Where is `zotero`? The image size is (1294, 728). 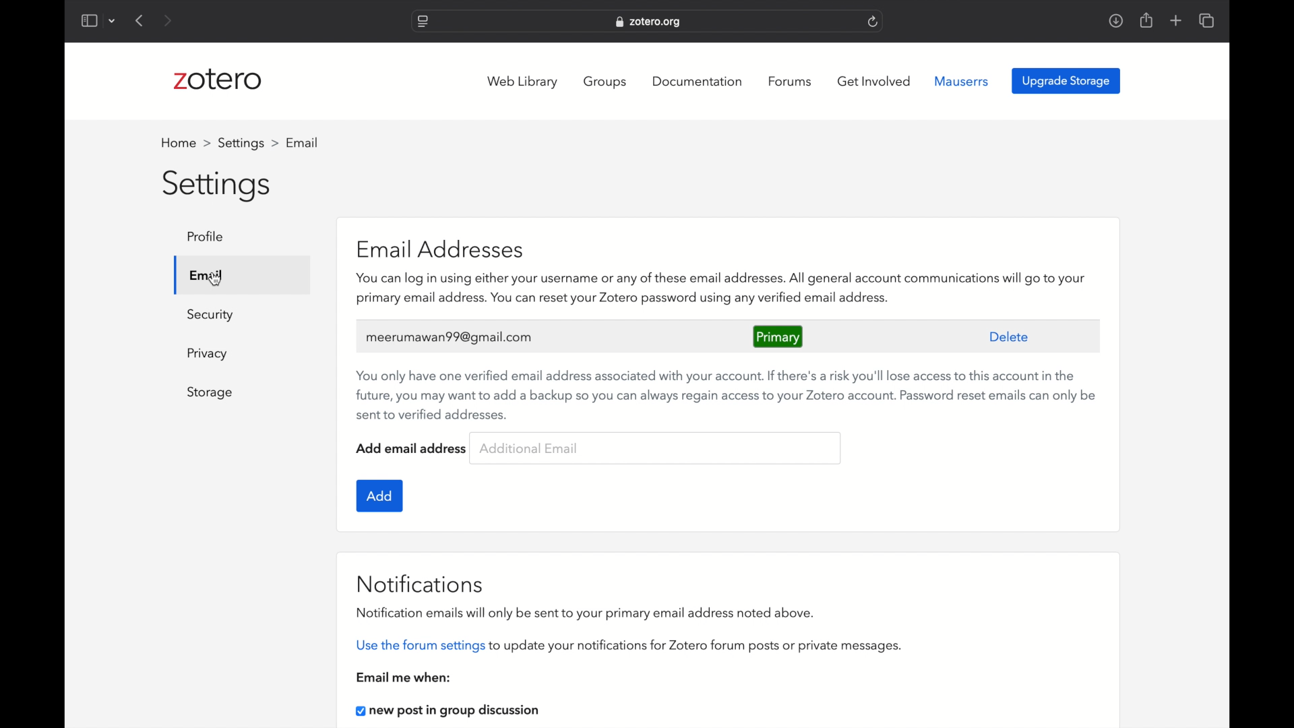 zotero is located at coordinates (217, 80).